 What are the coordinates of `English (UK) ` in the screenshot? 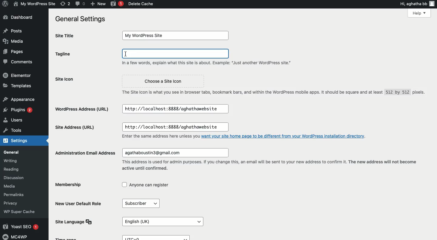 It's located at (161, 219).